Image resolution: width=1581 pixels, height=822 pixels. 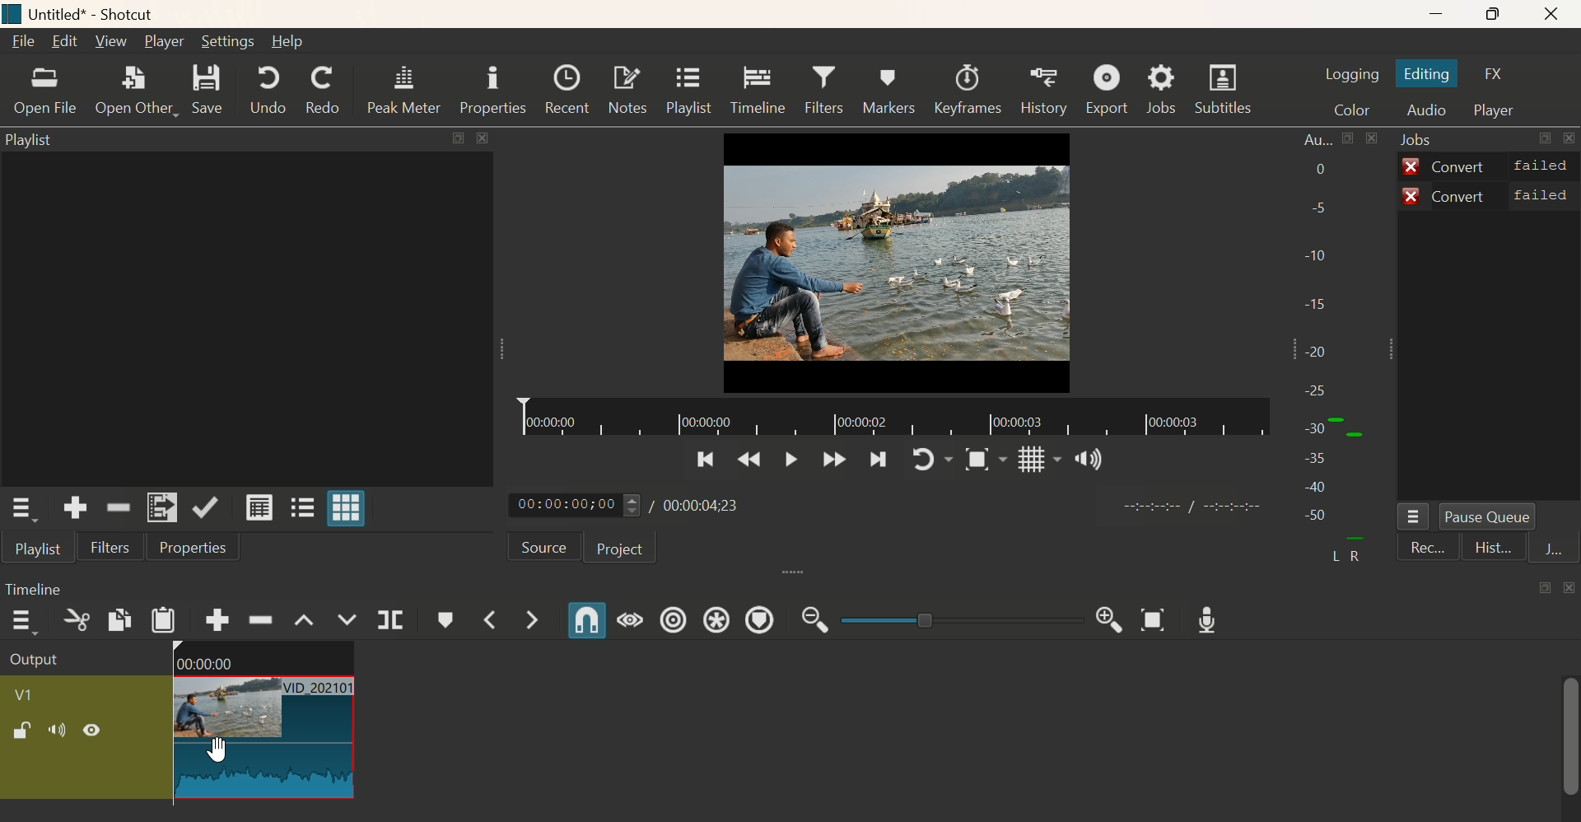 I want to click on scrollbar, so click(x=1570, y=744).